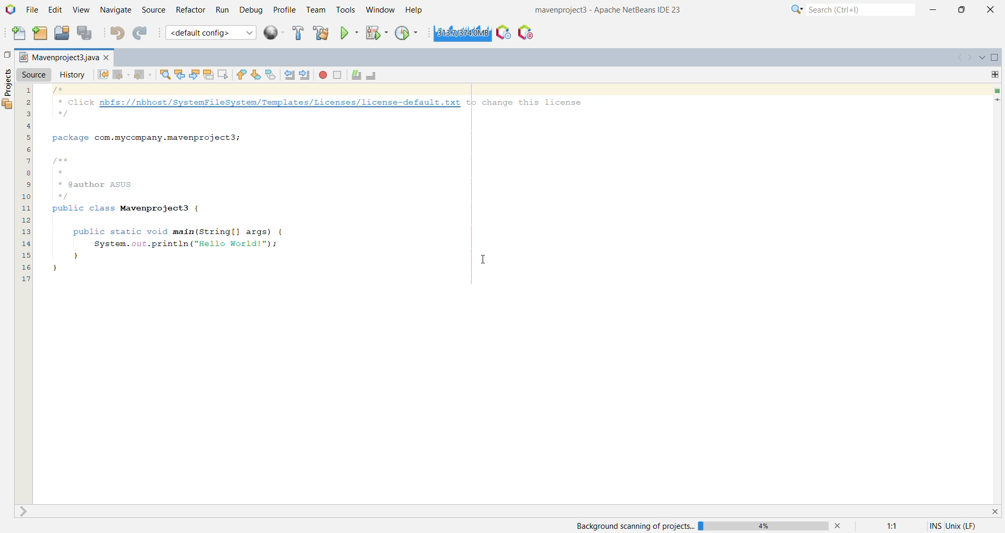 The image size is (1005, 533). Describe the element at coordinates (284, 10) in the screenshot. I see `Profile` at that location.